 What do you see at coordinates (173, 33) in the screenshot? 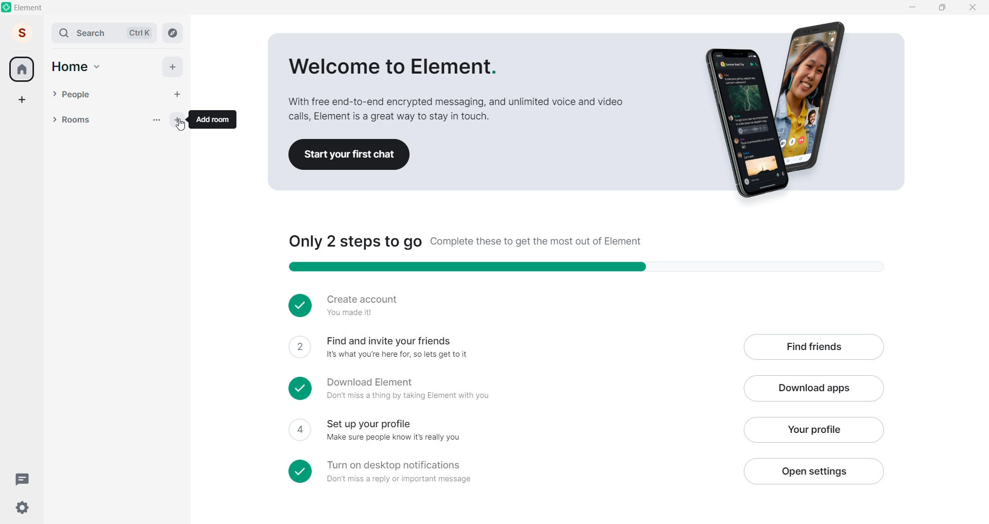
I see `Explore Rooms` at bounding box center [173, 33].